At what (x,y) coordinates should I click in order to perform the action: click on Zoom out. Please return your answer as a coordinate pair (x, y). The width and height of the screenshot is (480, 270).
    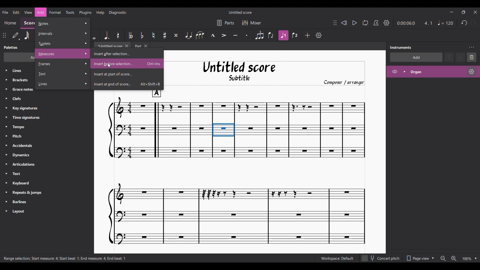
    Looking at the image, I should click on (443, 258).